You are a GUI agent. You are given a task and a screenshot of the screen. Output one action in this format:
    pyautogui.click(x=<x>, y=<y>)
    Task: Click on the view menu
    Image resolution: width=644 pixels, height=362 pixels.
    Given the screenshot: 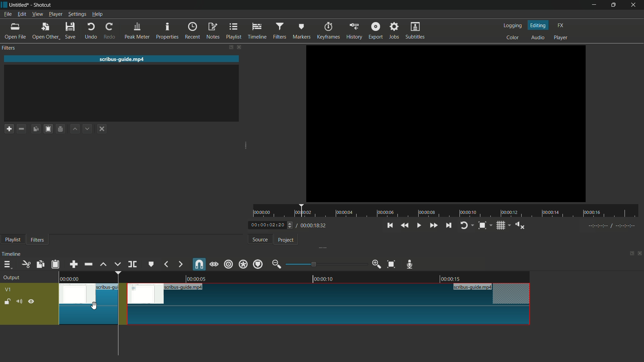 What is the action you would take?
    pyautogui.click(x=38, y=14)
    